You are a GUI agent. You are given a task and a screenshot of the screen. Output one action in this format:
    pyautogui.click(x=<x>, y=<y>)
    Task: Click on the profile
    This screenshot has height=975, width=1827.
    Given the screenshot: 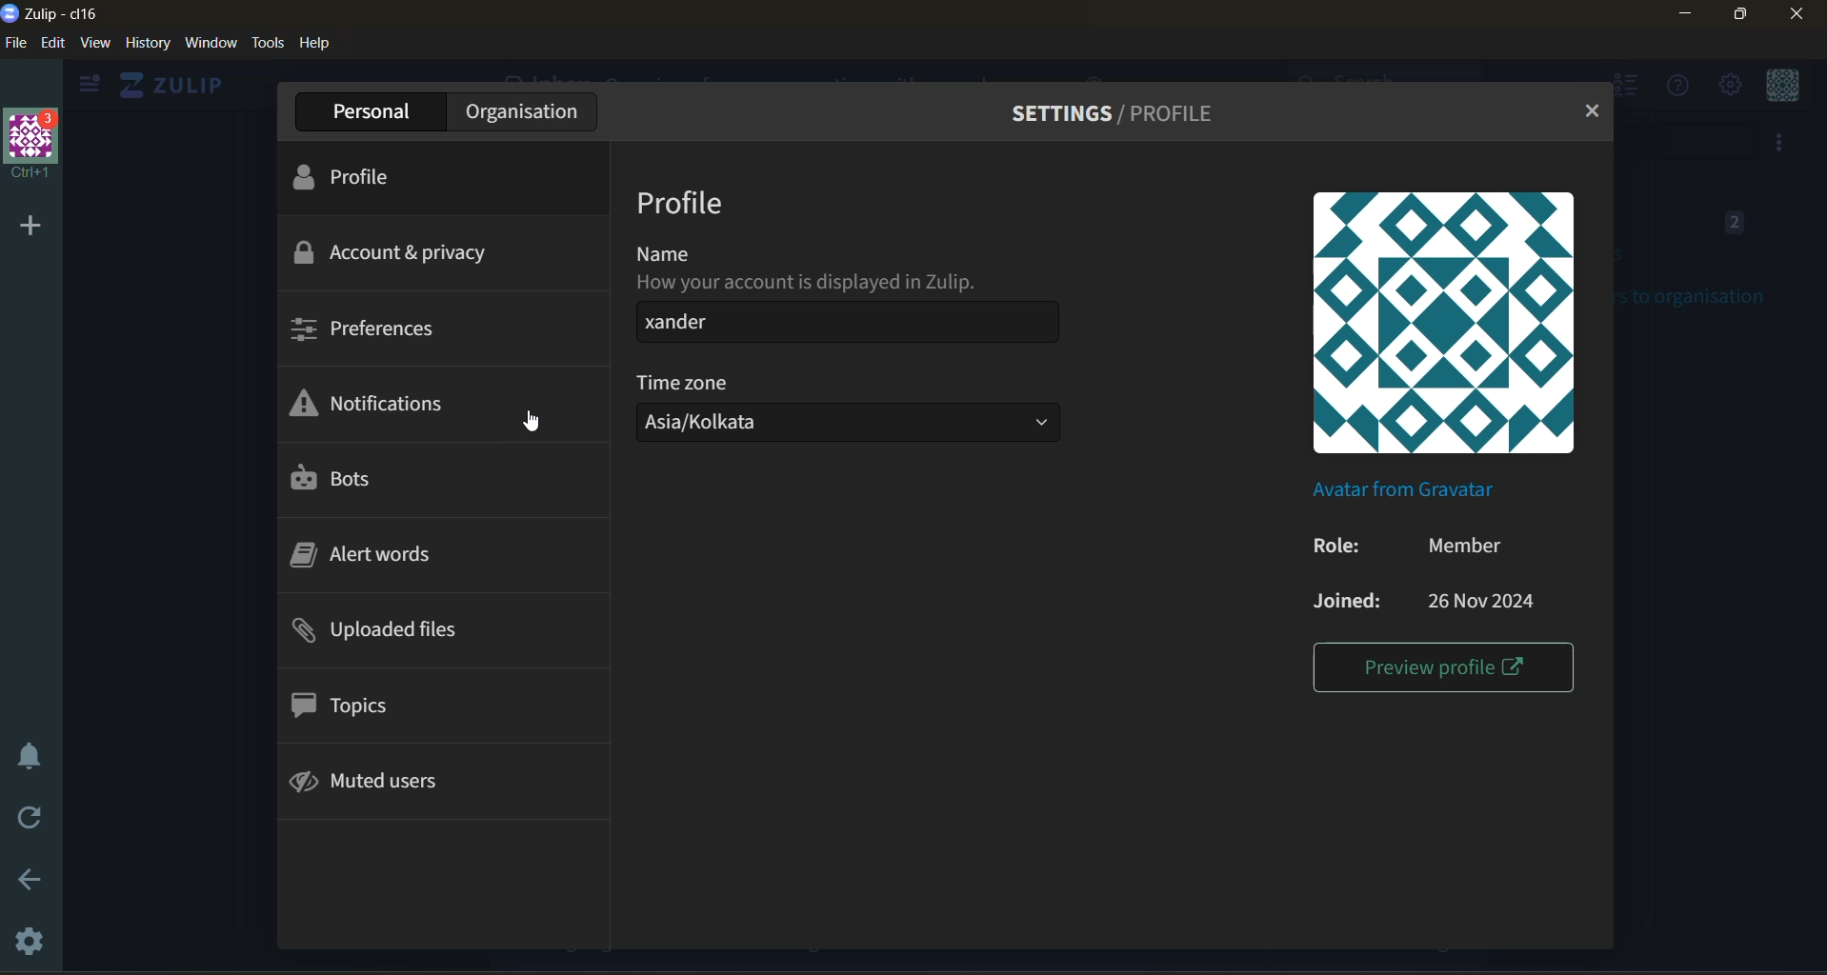 What is the action you would take?
    pyautogui.click(x=682, y=201)
    